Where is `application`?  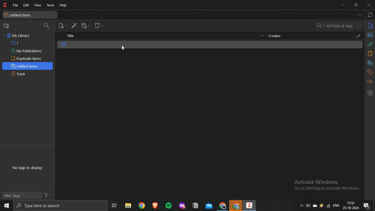 application is located at coordinates (183, 206).